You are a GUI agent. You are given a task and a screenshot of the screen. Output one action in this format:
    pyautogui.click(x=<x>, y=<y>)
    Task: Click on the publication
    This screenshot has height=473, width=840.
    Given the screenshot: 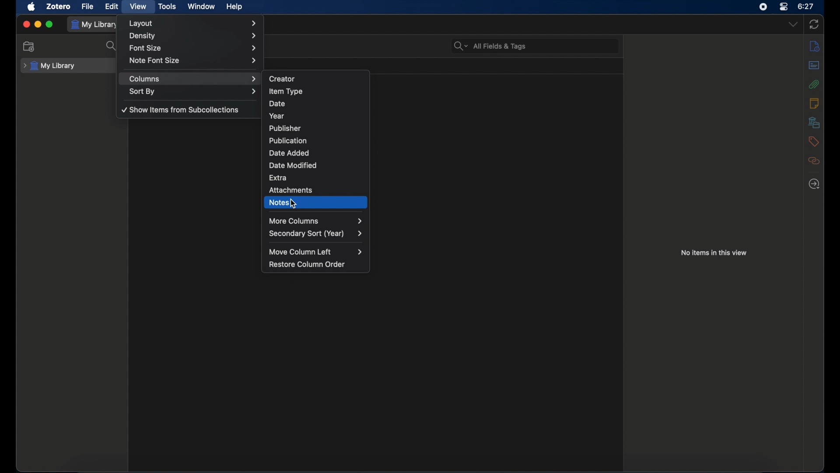 What is the action you would take?
    pyautogui.click(x=288, y=140)
    